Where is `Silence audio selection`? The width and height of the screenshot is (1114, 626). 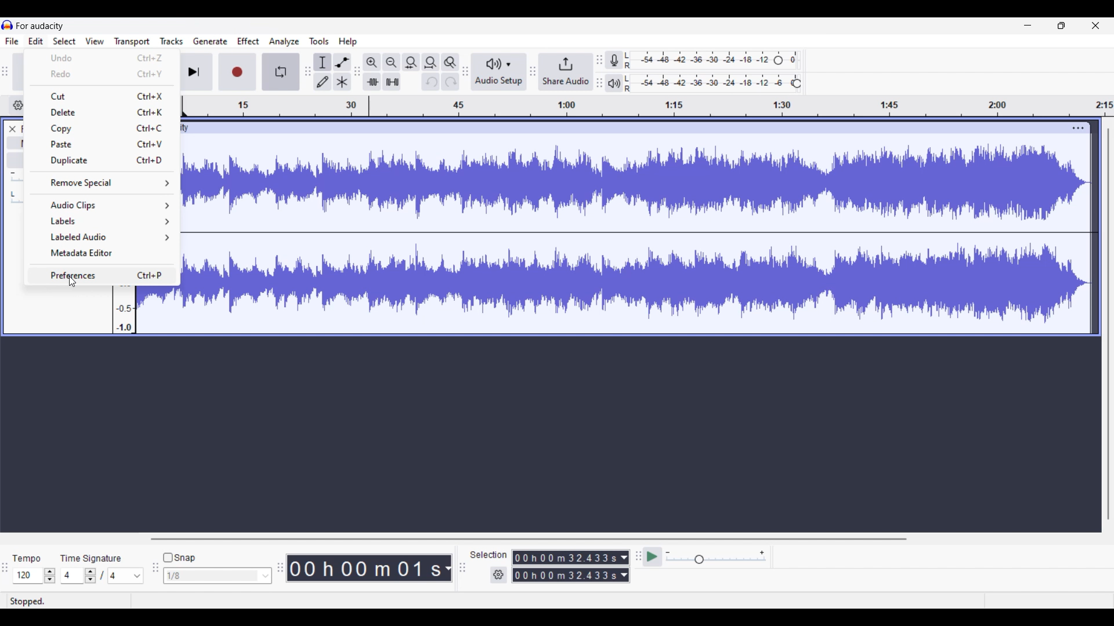 Silence audio selection is located at coordinates (392, 82).